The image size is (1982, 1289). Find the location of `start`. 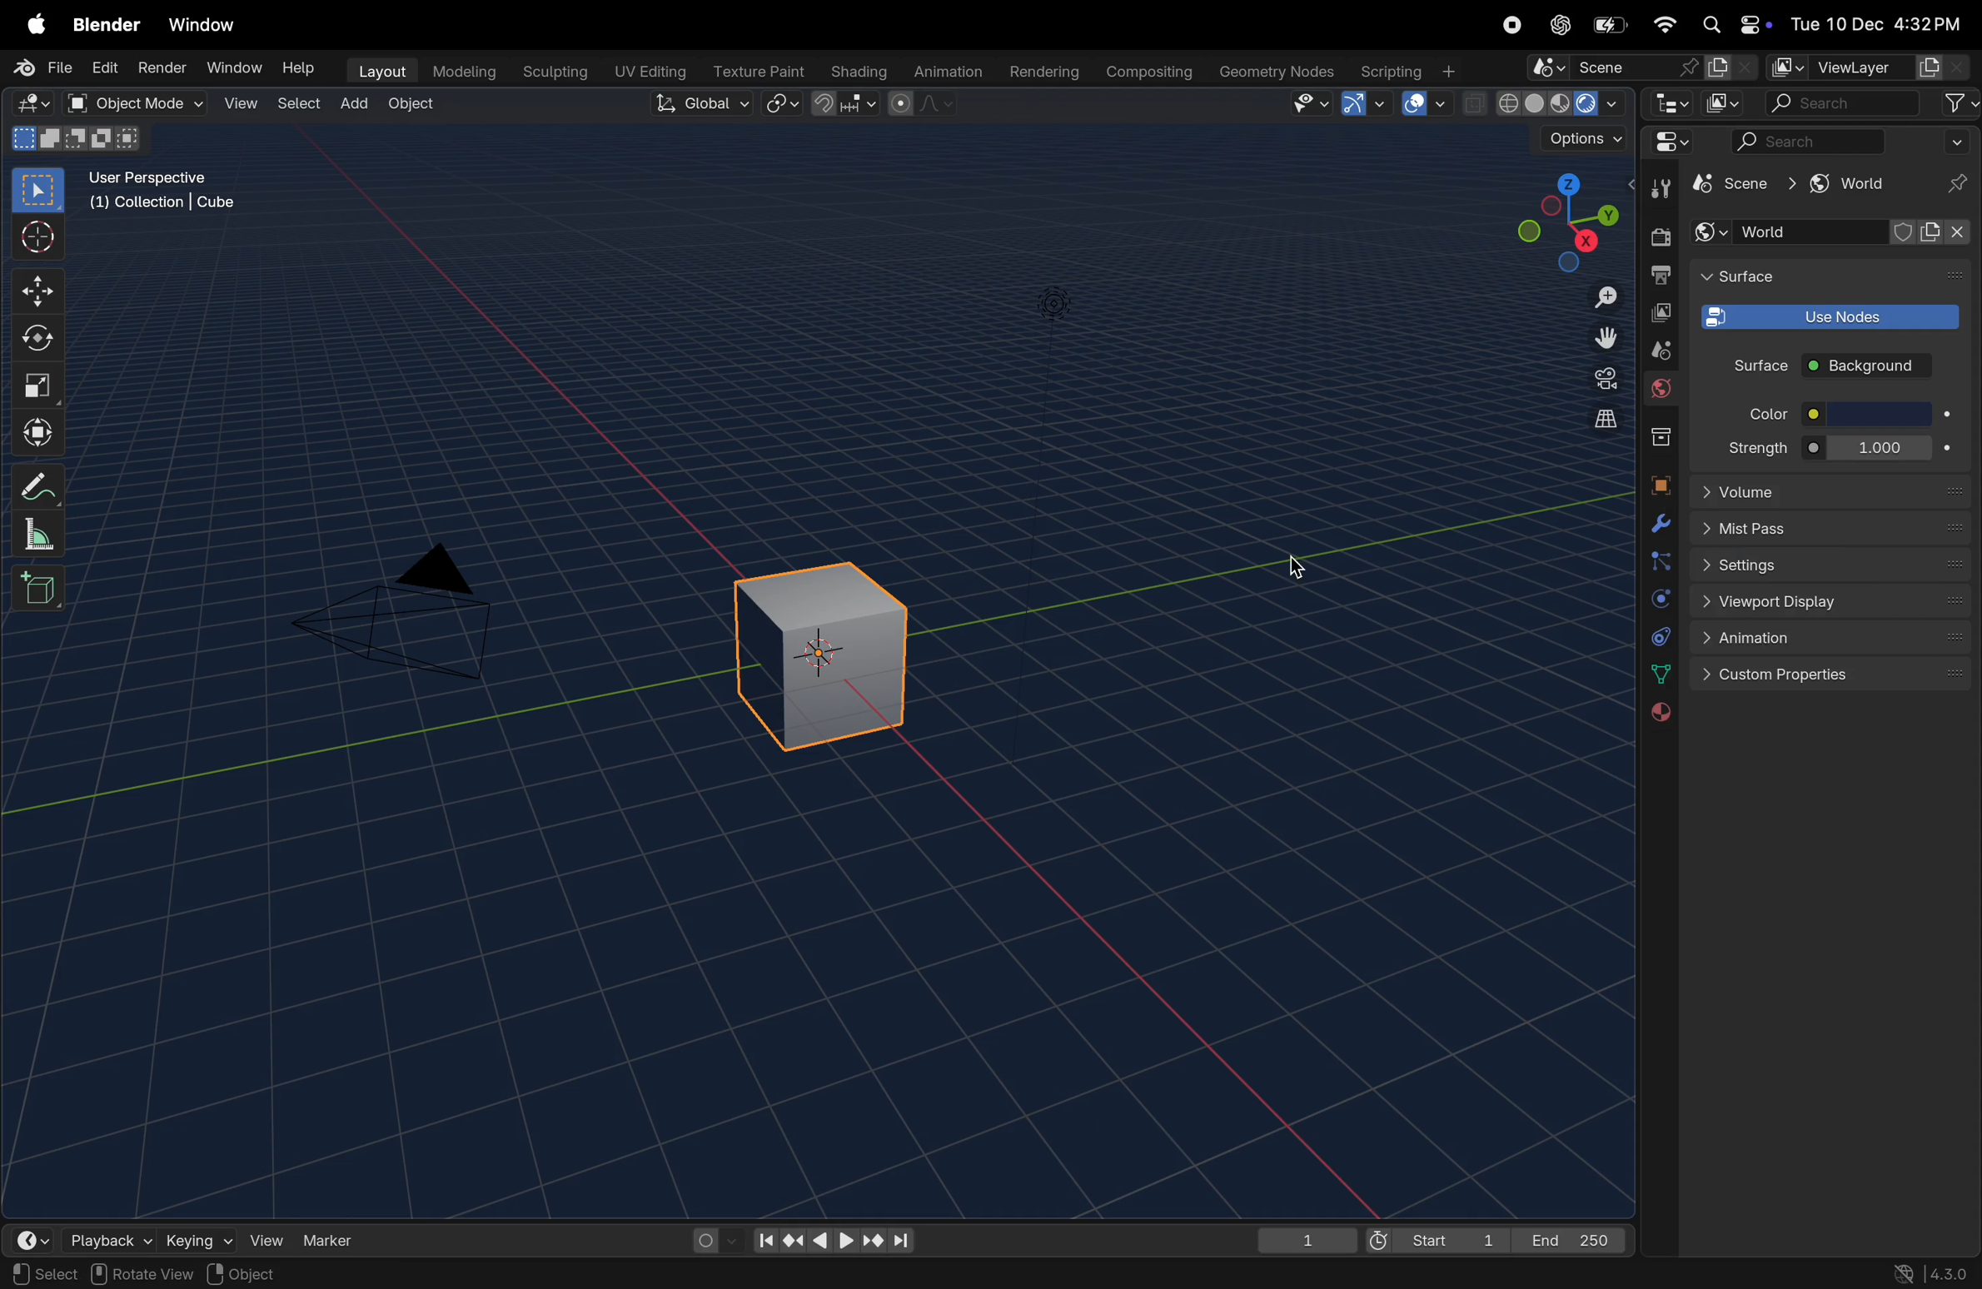

start is located at coordinates (1438, 1236).